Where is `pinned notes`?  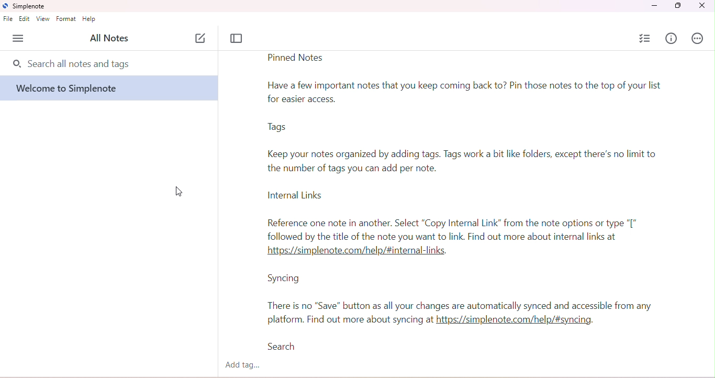 pinned notes is located at coordinates (295, 58).